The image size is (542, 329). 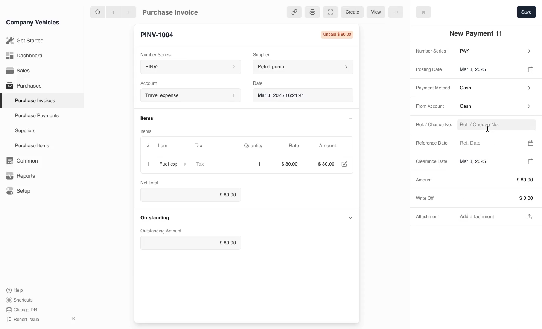 I want to click on 1, so click(x=259, y=164).